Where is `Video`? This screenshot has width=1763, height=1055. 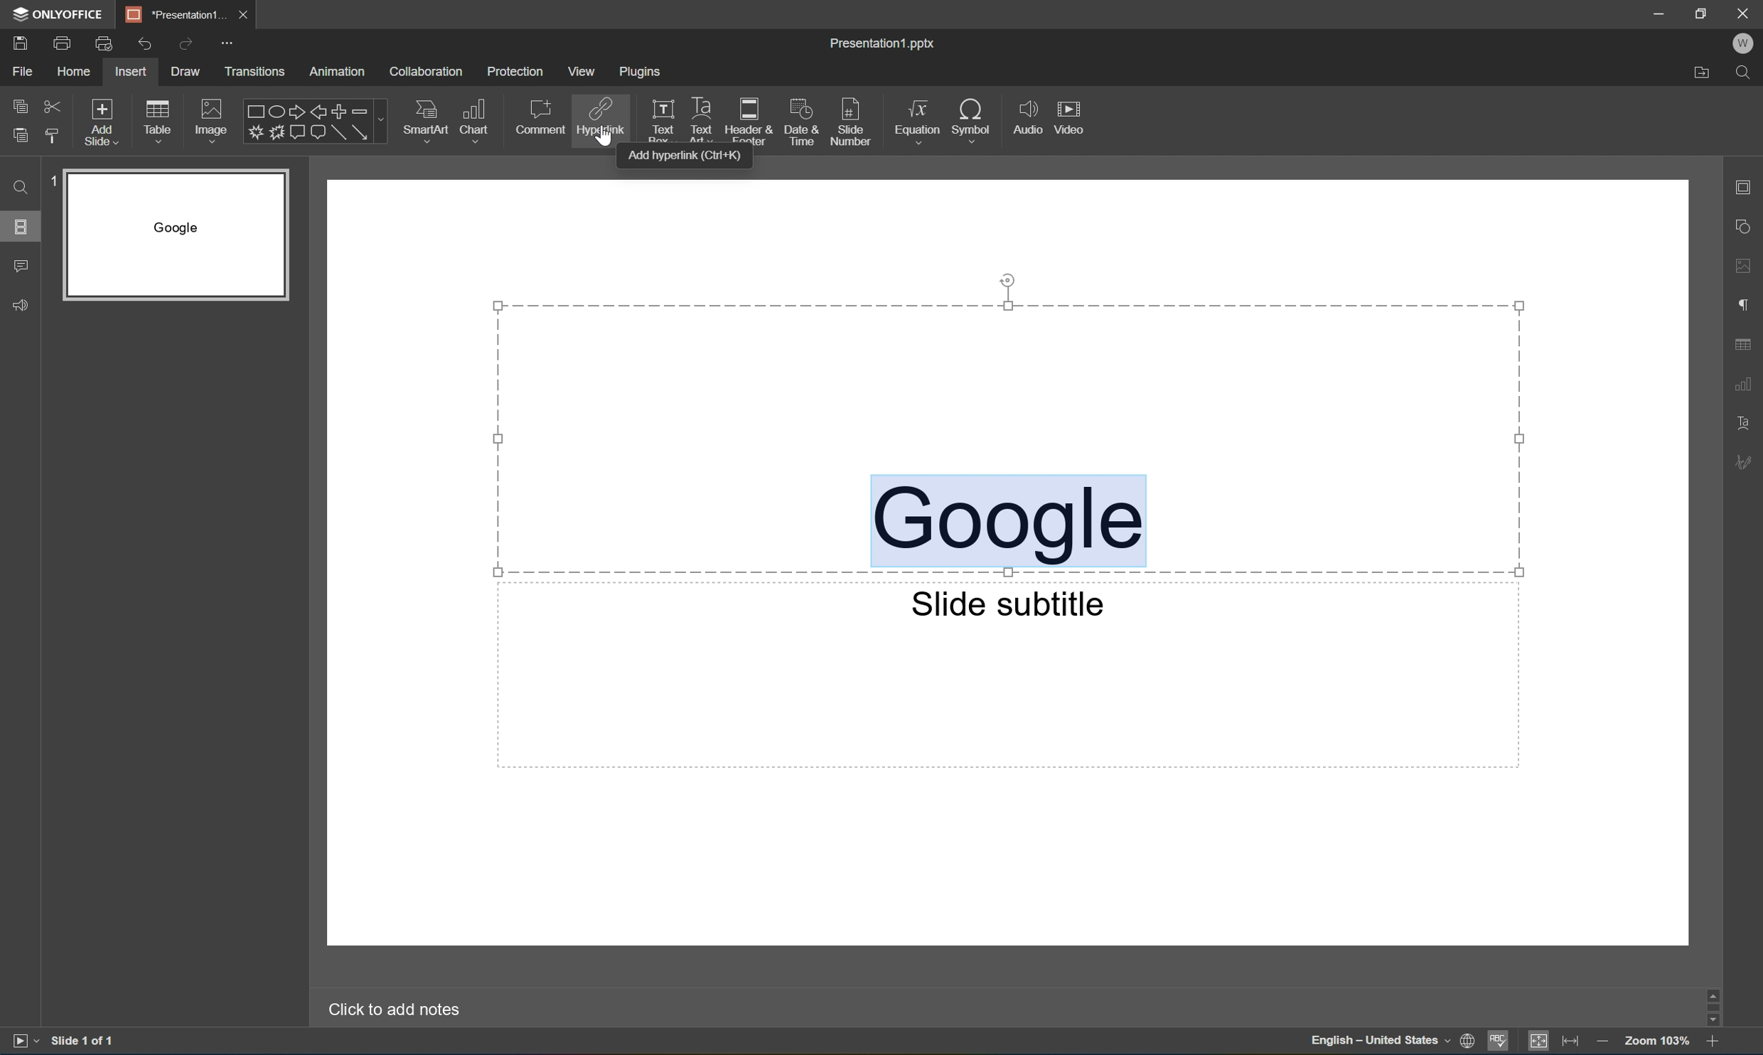
Video is located at coordinates (1067, 115).